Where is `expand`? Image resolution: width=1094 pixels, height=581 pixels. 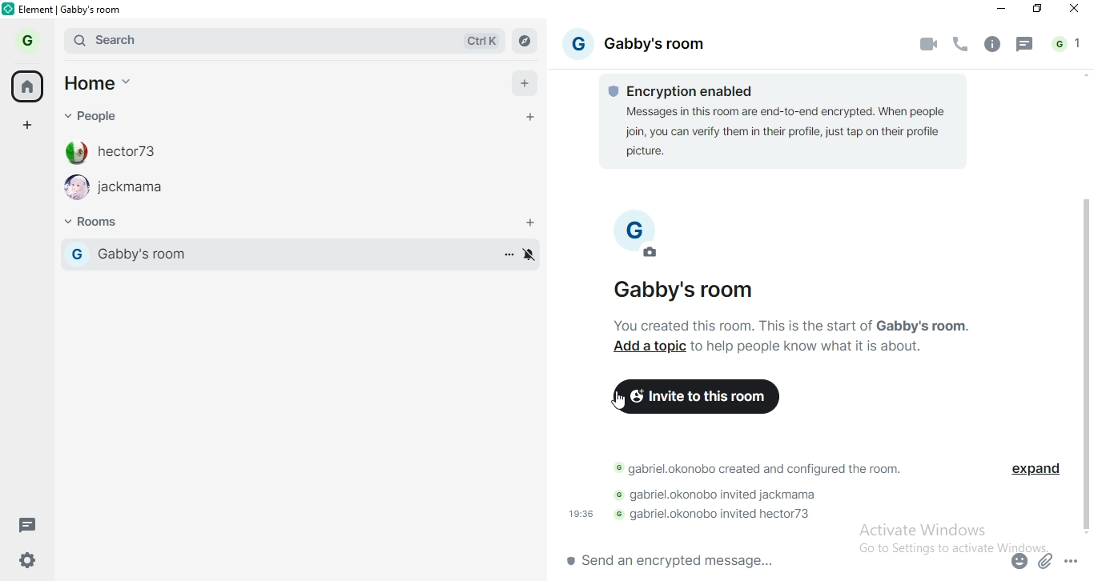 expand is located at coordinates (1035, 469).